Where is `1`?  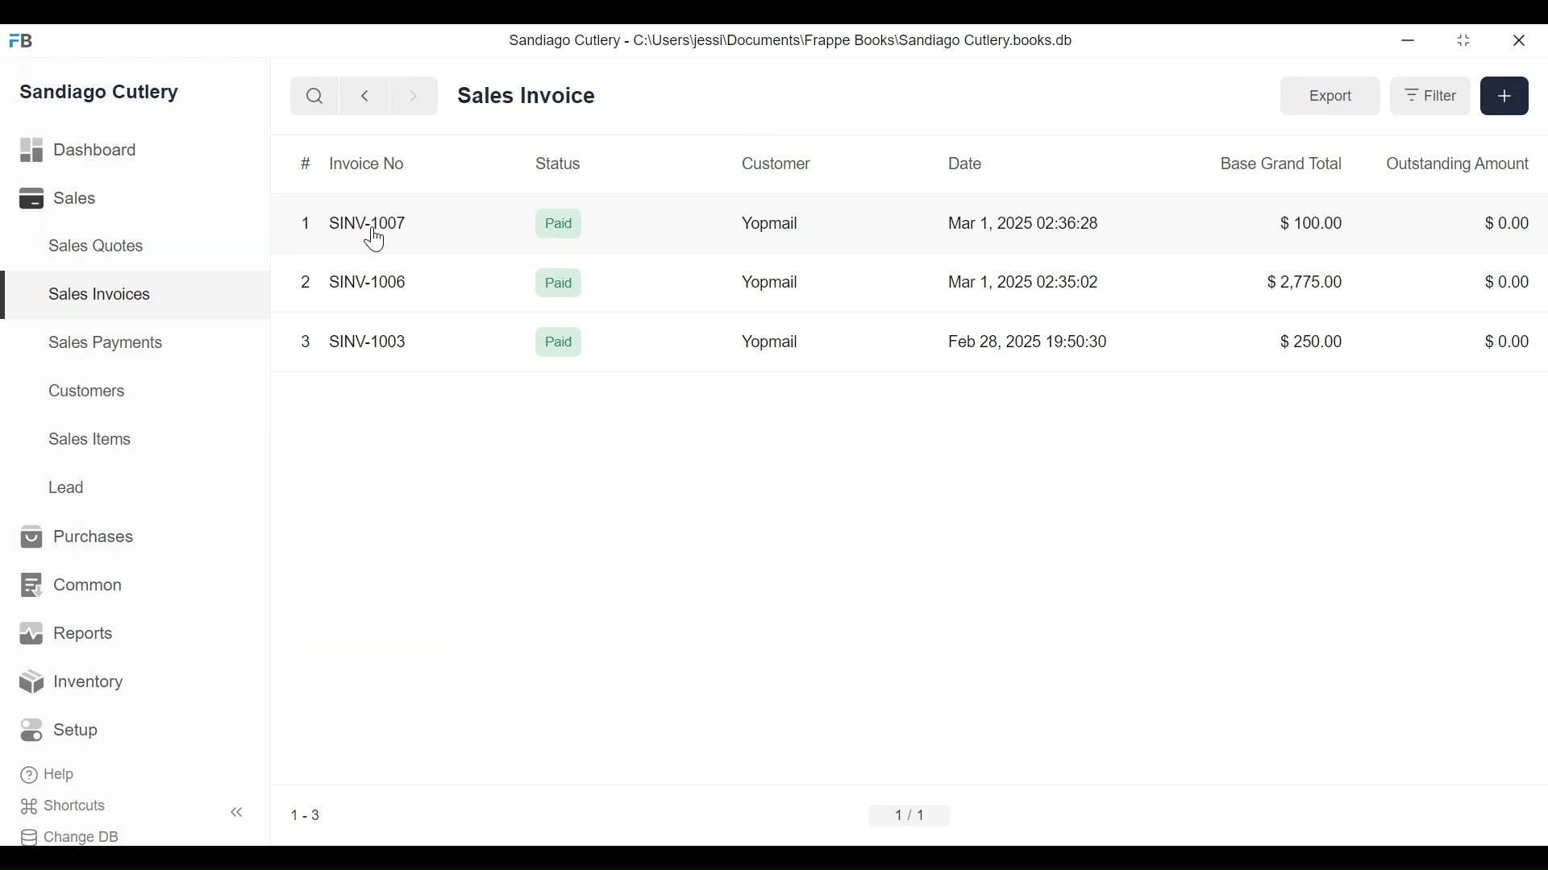
1 is located at coordinates (306, 223).